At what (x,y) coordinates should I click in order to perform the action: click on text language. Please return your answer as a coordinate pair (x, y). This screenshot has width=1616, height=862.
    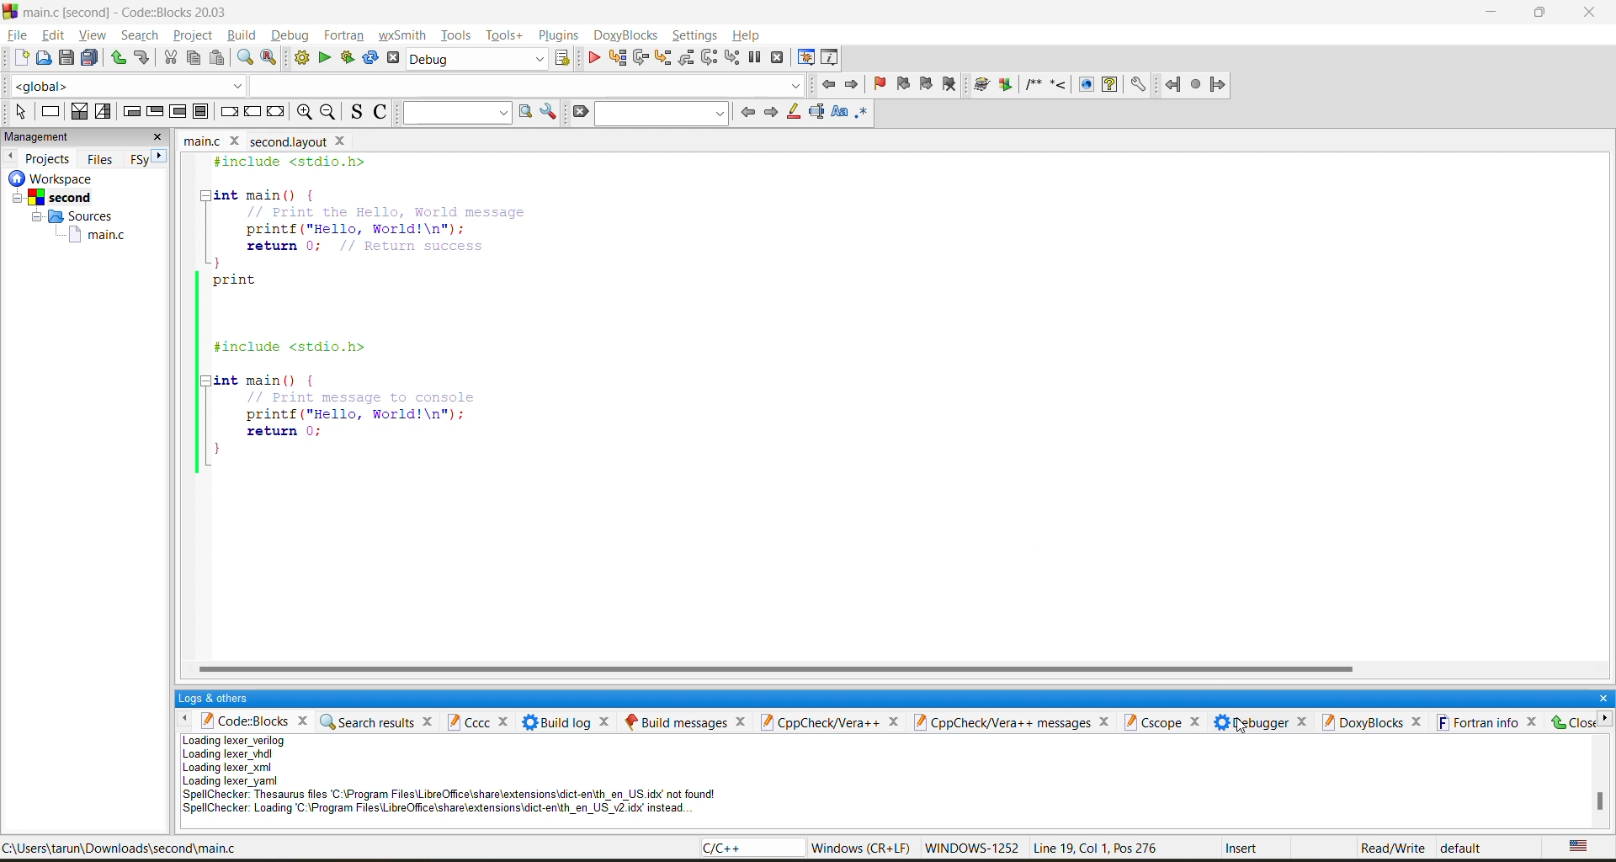
    Looking at the image, I should click on (1582, 849).